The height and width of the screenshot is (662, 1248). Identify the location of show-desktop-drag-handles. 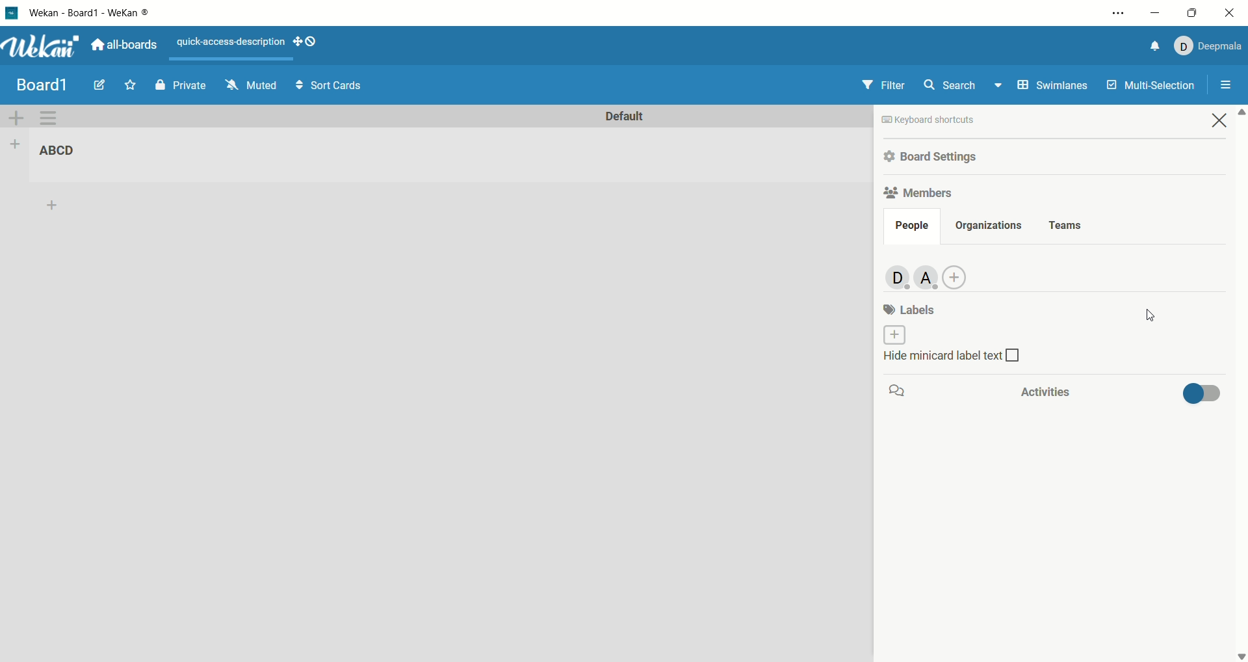
(298, 43).